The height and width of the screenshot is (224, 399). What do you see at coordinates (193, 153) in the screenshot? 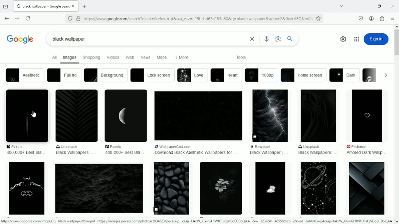
I see `download black aesthetic wallpapers for` at bounding box center [193, 153].